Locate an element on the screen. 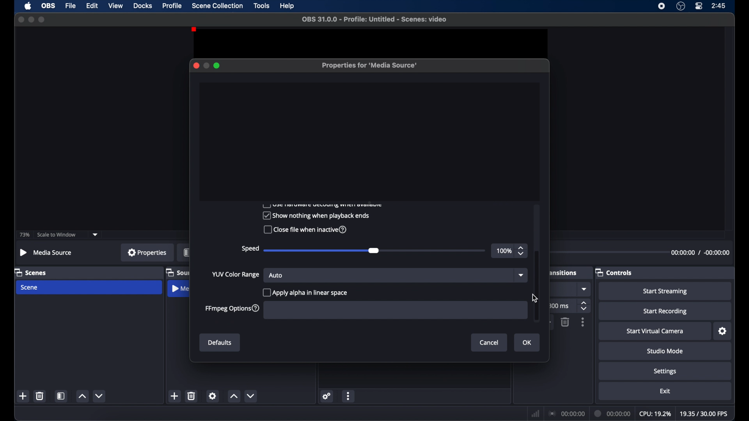 Image resolution: width=749 pixels, height=421 pixels. slider is located at coordinates (375, 251).